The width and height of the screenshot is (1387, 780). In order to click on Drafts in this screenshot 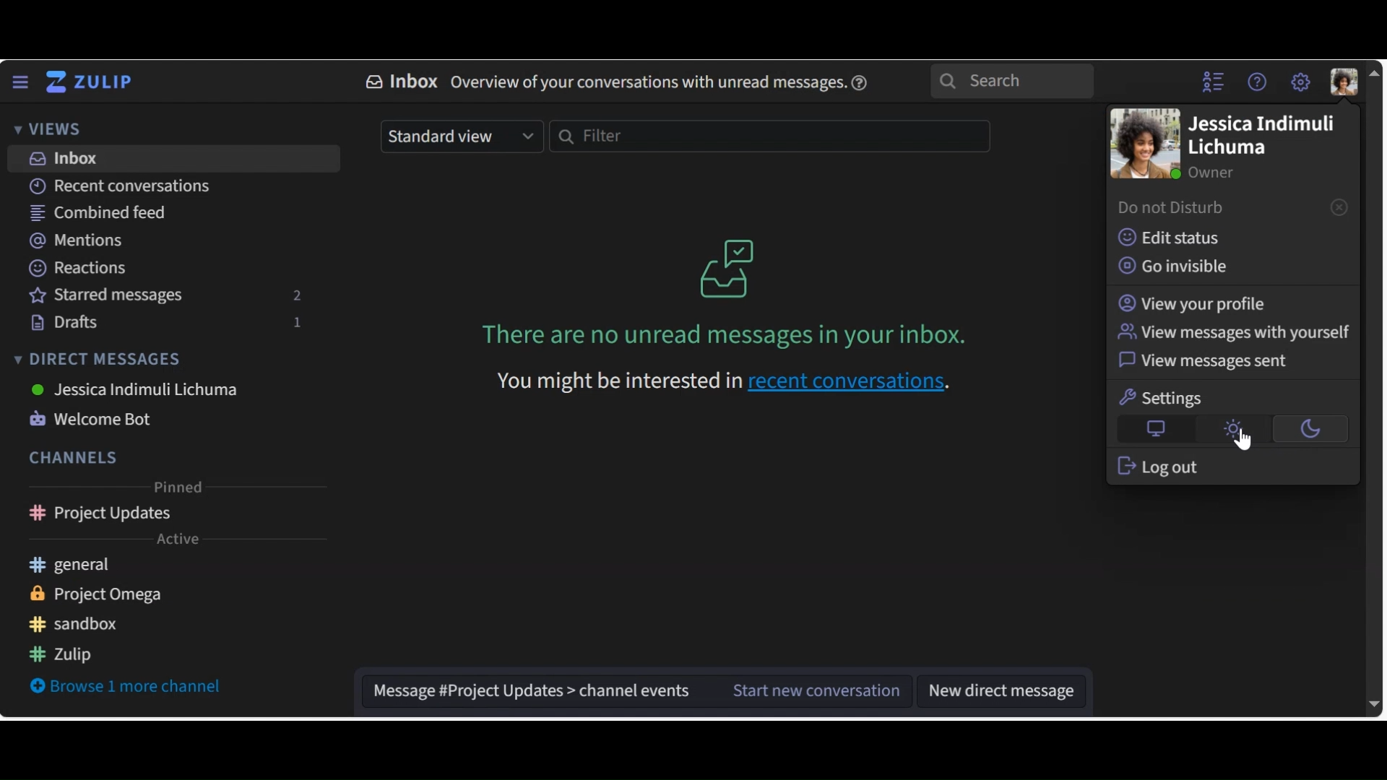, I will do `click(170, 323)`.